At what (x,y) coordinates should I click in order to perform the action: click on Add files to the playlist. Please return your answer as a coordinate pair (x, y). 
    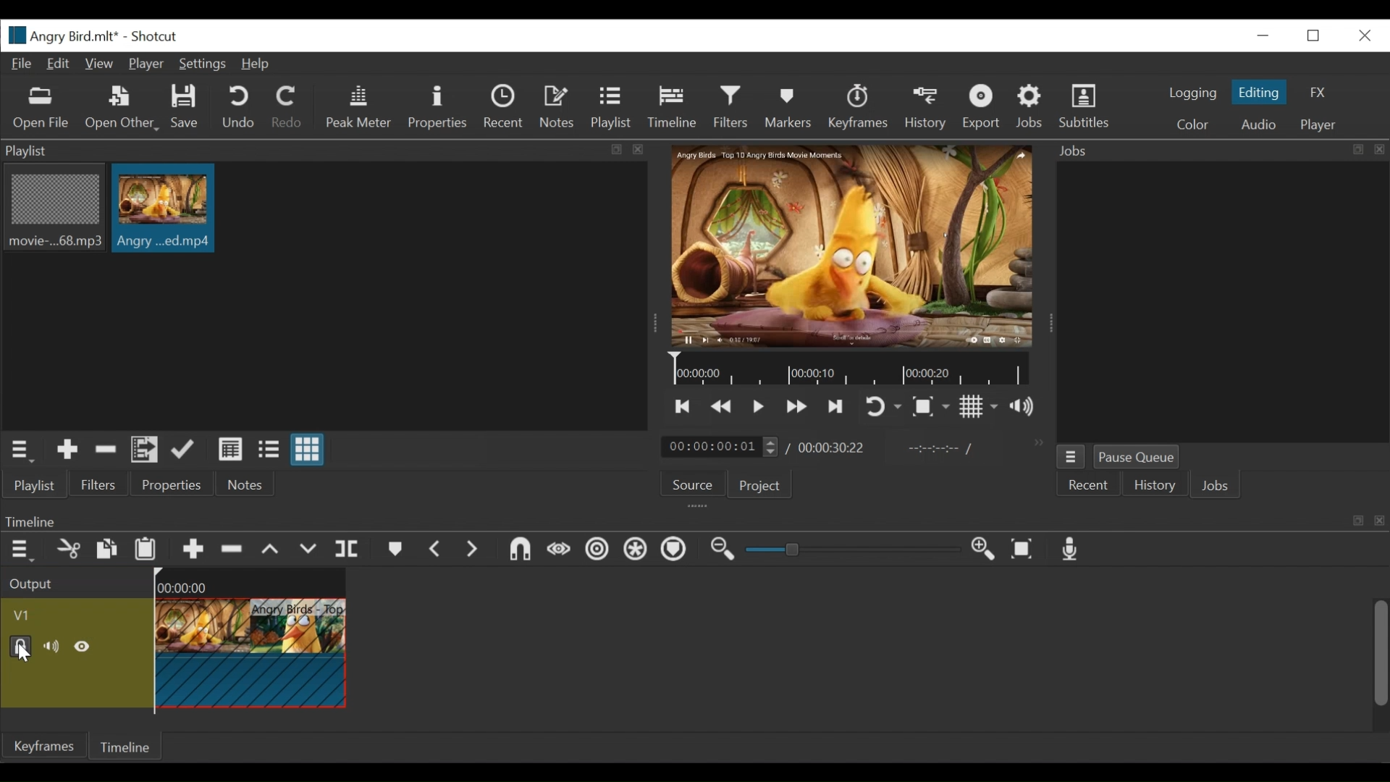
    Looking at the image, I should click on (145, 451).